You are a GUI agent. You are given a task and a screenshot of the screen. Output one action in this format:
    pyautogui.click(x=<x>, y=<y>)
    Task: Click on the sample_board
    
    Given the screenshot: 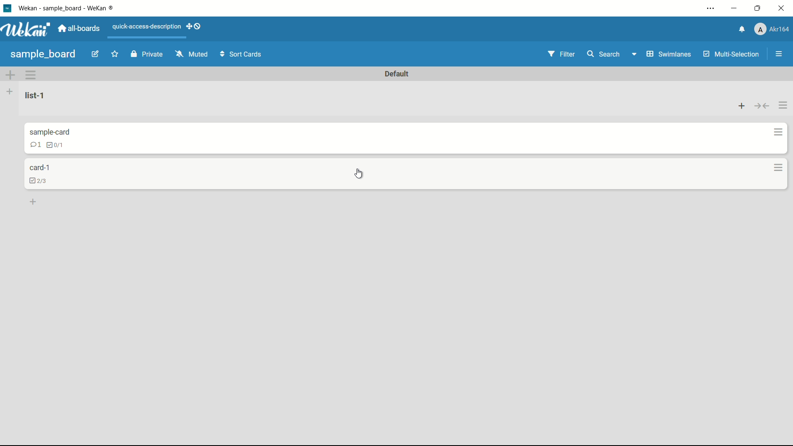 What is the action you would take?
    pyautogui.click(x=43, y=54)
    